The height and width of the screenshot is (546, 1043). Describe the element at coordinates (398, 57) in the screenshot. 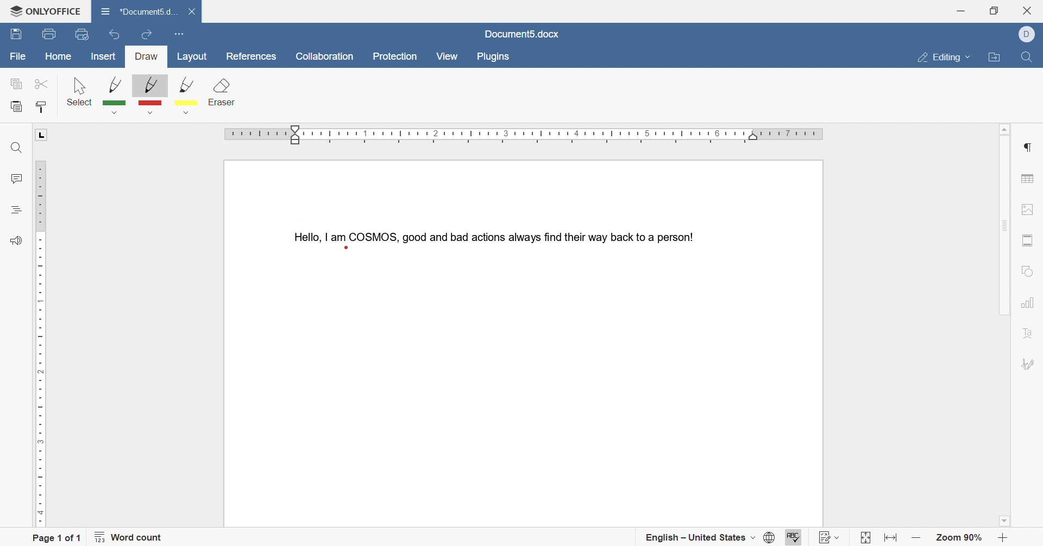

I see `protection` at that location.